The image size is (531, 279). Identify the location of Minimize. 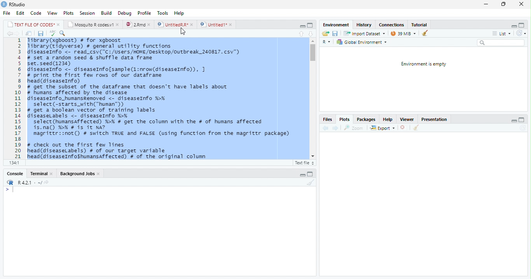
(486, 4).